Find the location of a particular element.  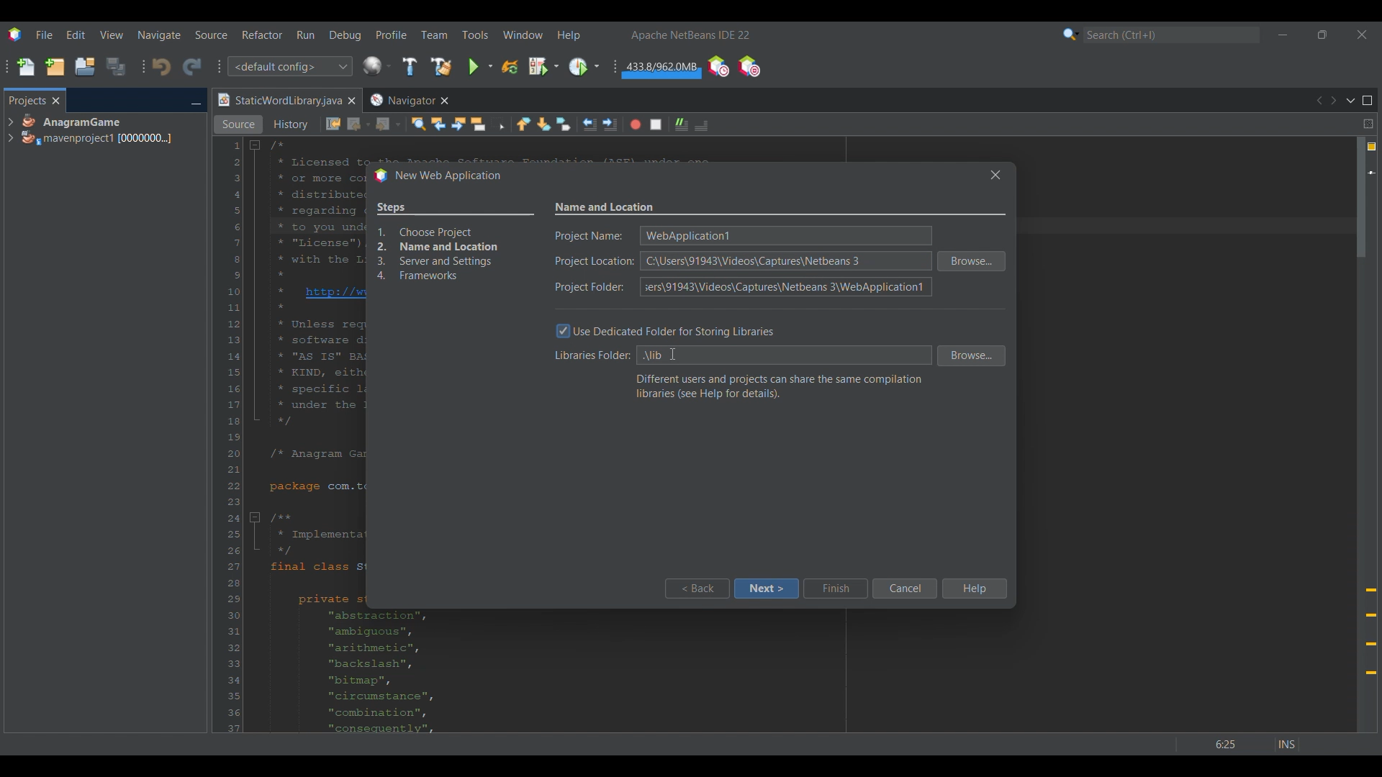

Window title changed is located at coordinates (437, 176).